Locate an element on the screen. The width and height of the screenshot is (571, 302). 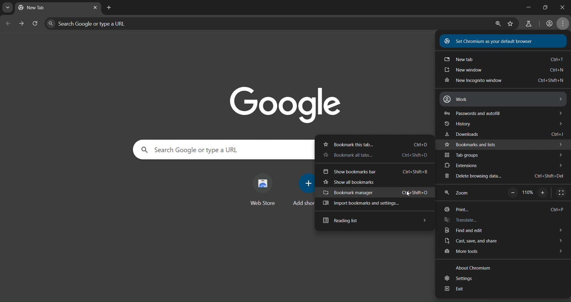
import bookmarks and settings is located at coordinates (365, 204).